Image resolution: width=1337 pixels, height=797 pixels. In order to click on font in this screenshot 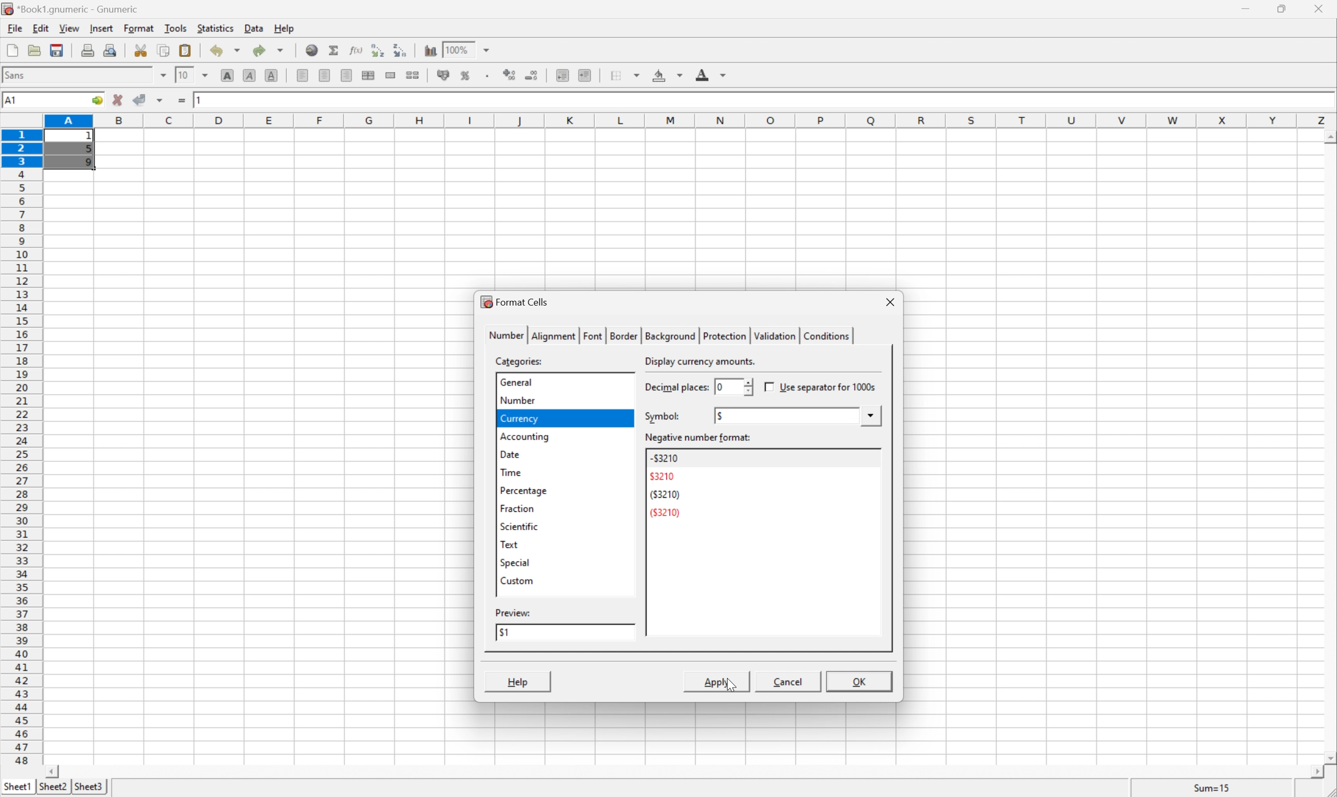, I will do `click(593, 335)`.